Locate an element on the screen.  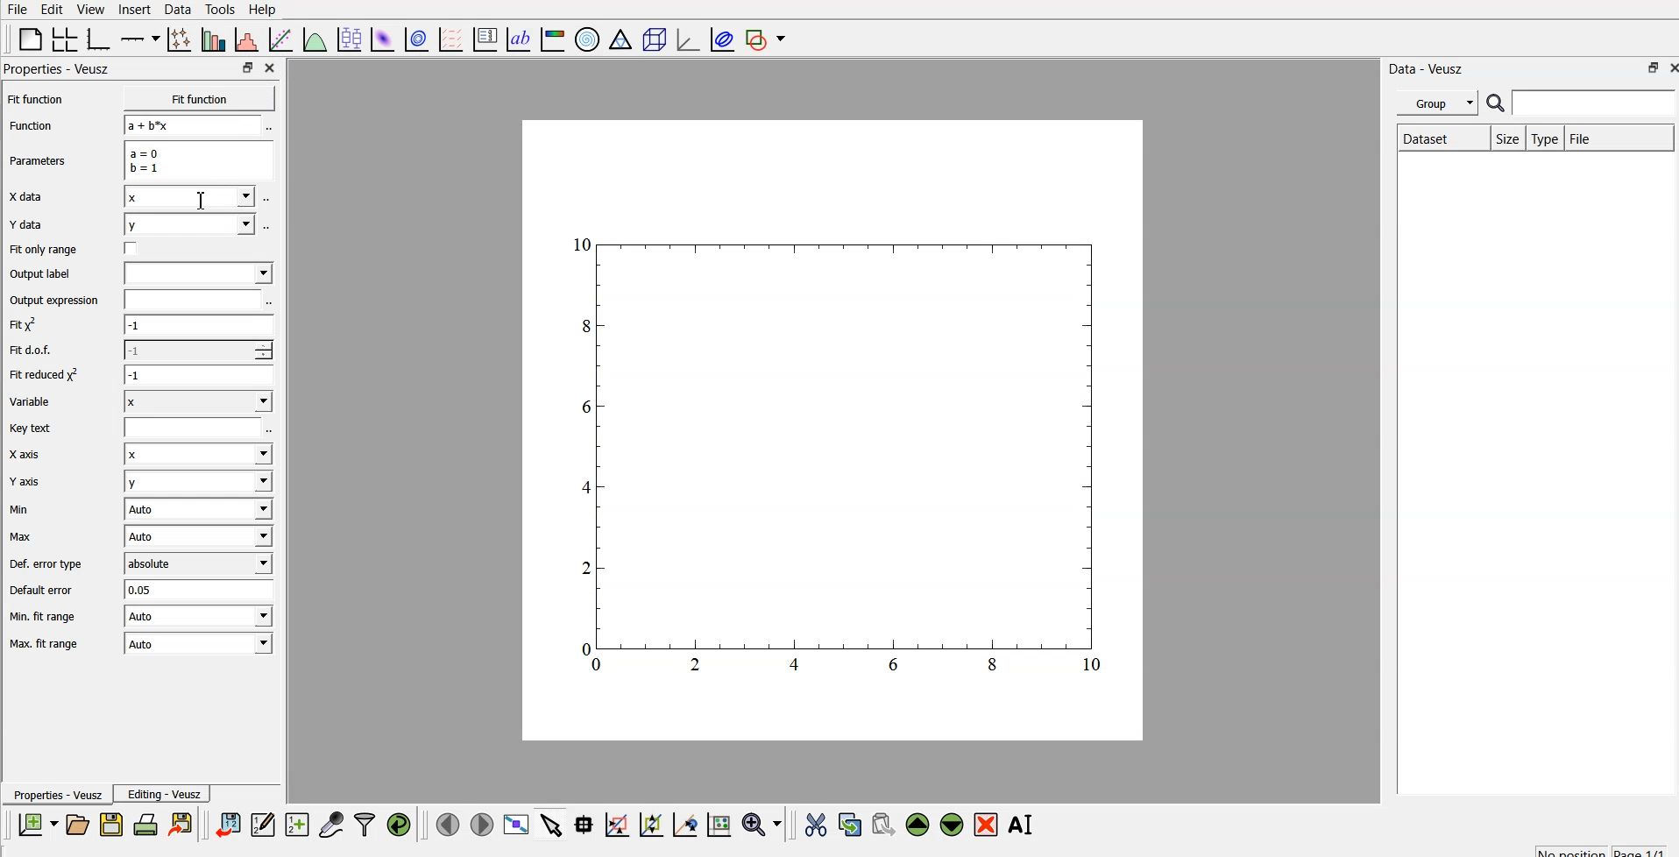
entry text is located at coordinates (199, 430).